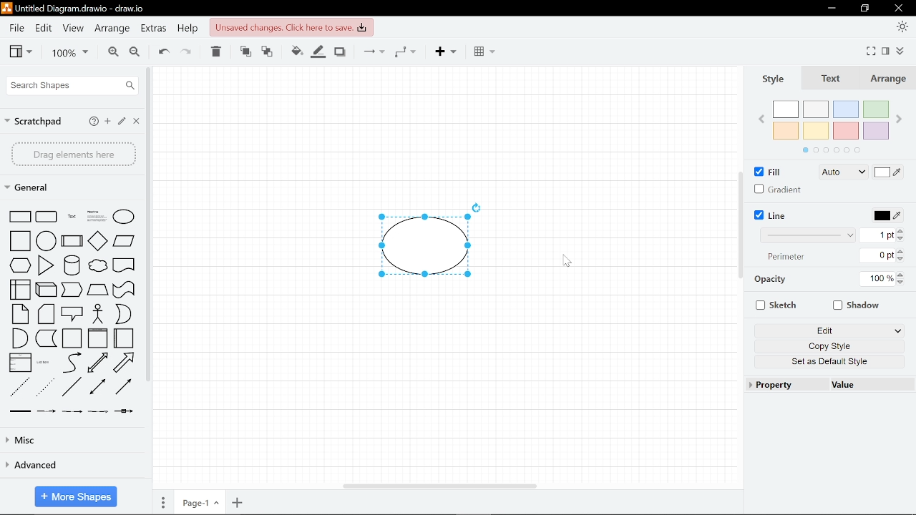 The width and height of the screenshot is (916, 515). What do you see at coordinates (239, 502) in the screenshot?
I see `Add page` at bounding box center [239, 502].